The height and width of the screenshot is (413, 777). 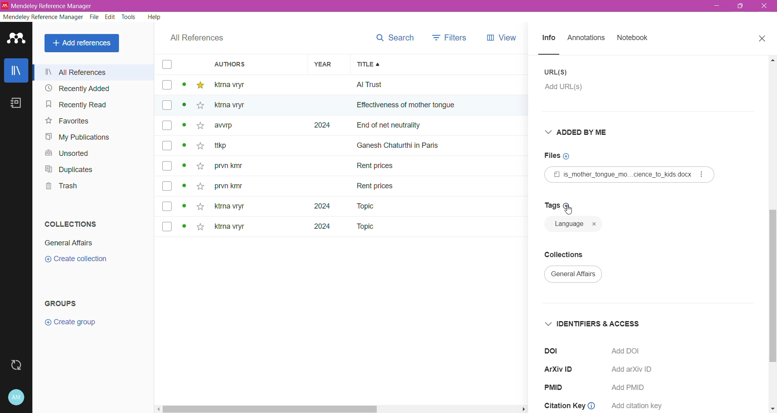 What do you see at coordinates (68, 121) in the screenshot?
I see `Favorites` at bounding box center [68, 121].